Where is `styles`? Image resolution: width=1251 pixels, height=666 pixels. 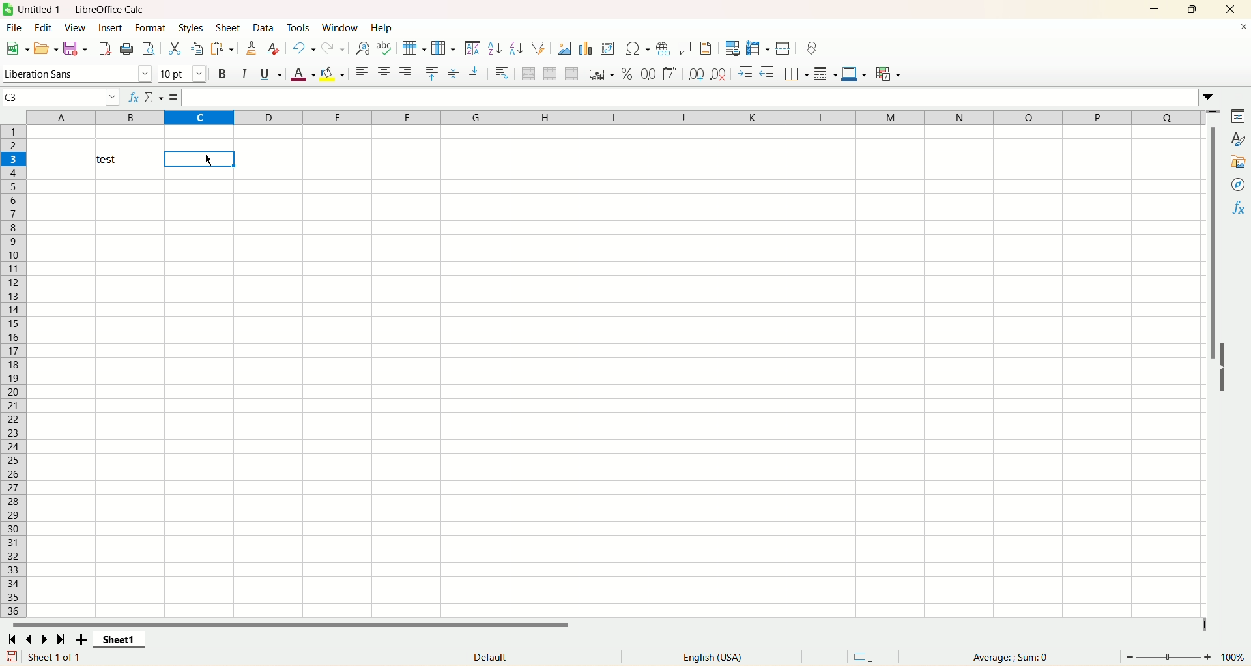
styles is located at coordinates (1237, 139).